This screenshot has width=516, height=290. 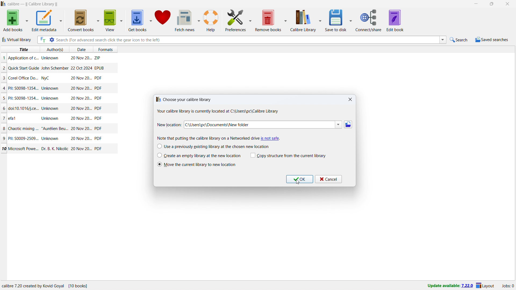 What do you see at coordinates (51, 108) in the screenshot?
I see `Author` at bounding box center [51, 108].